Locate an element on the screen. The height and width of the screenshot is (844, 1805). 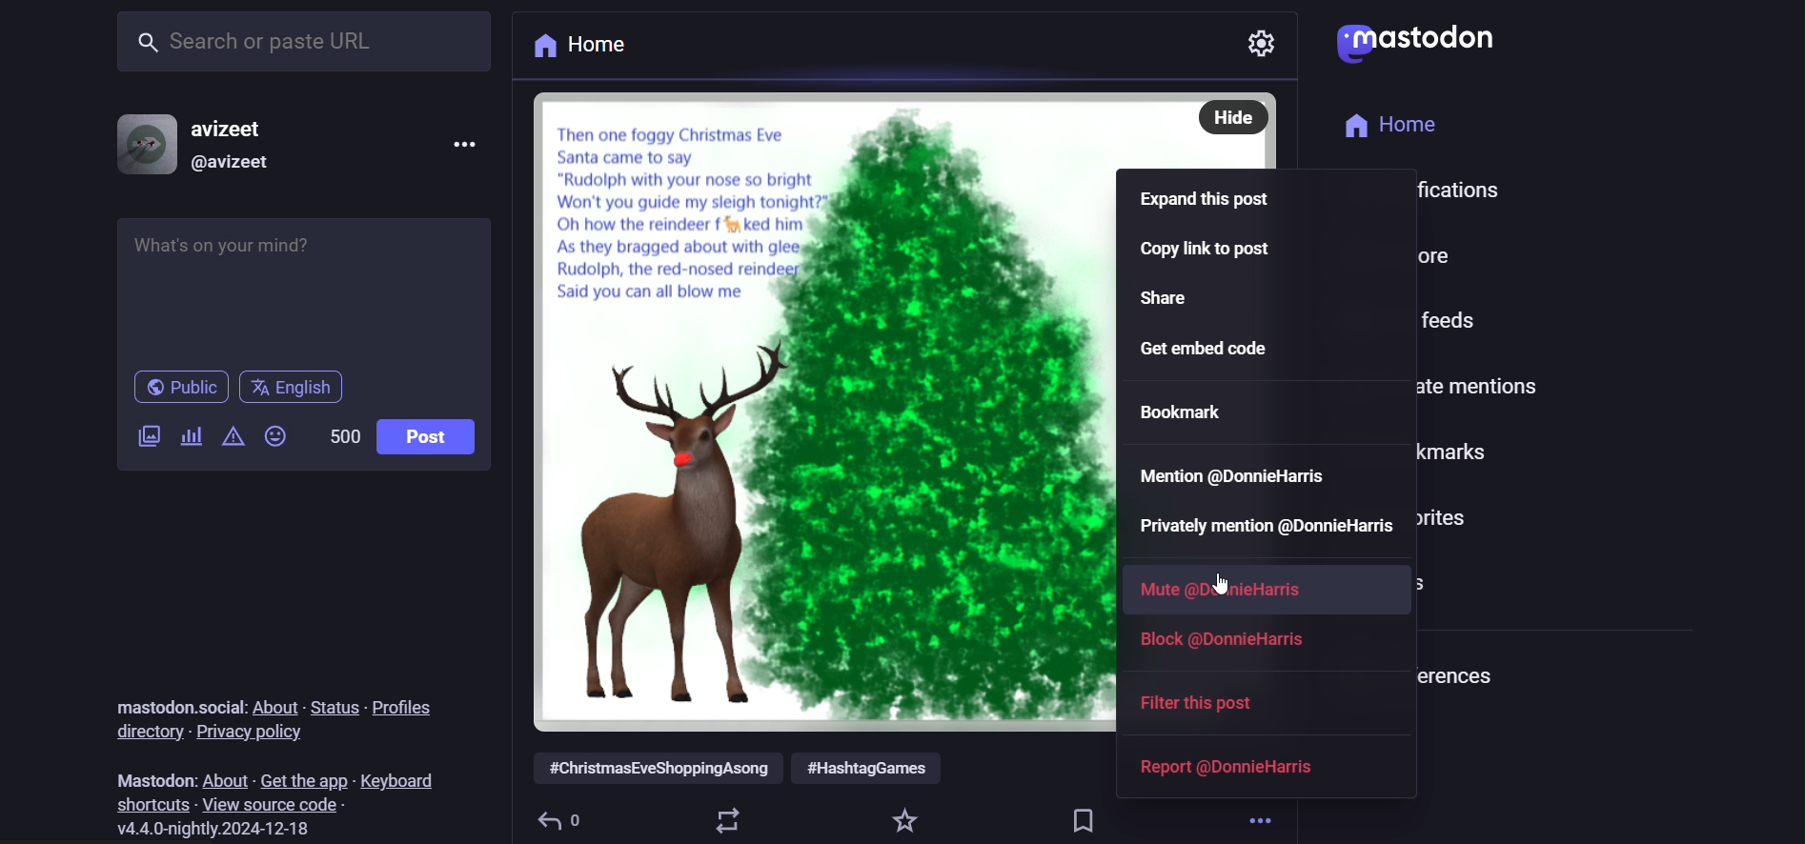
profile picture is located at coordinates (146, 141).